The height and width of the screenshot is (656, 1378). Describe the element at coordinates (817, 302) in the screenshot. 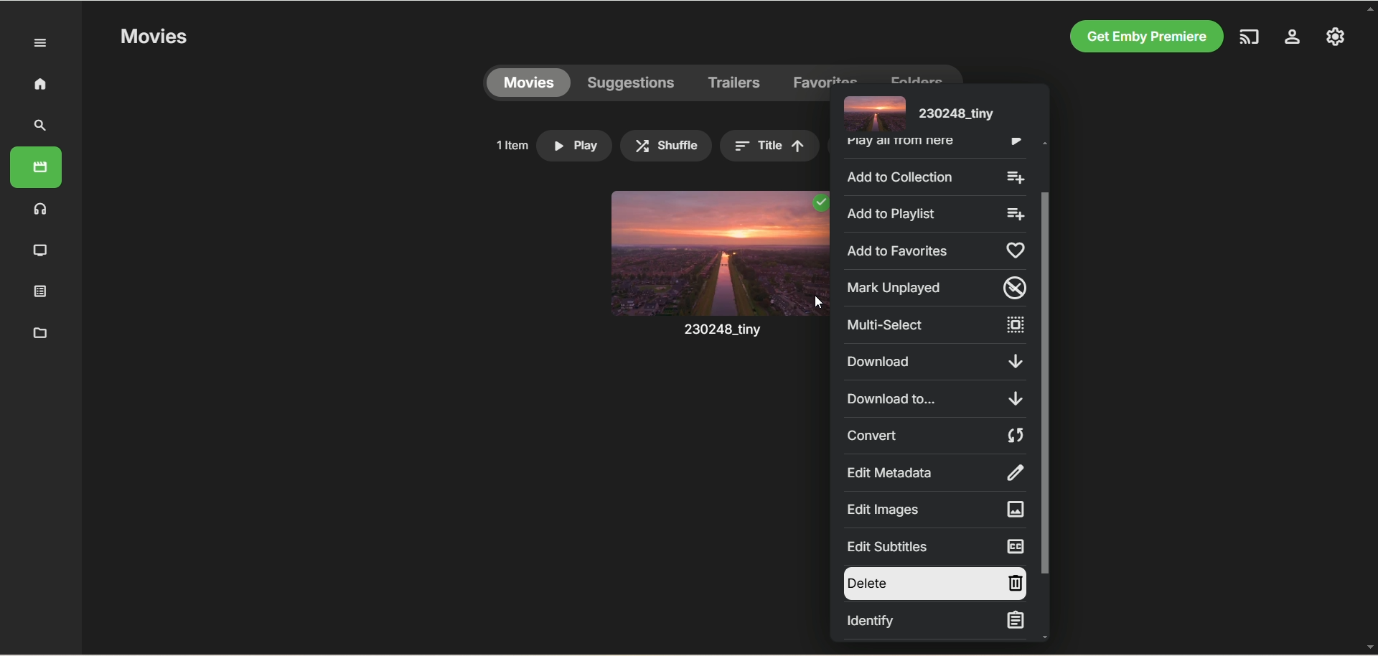

I see `Cursor` at that location.